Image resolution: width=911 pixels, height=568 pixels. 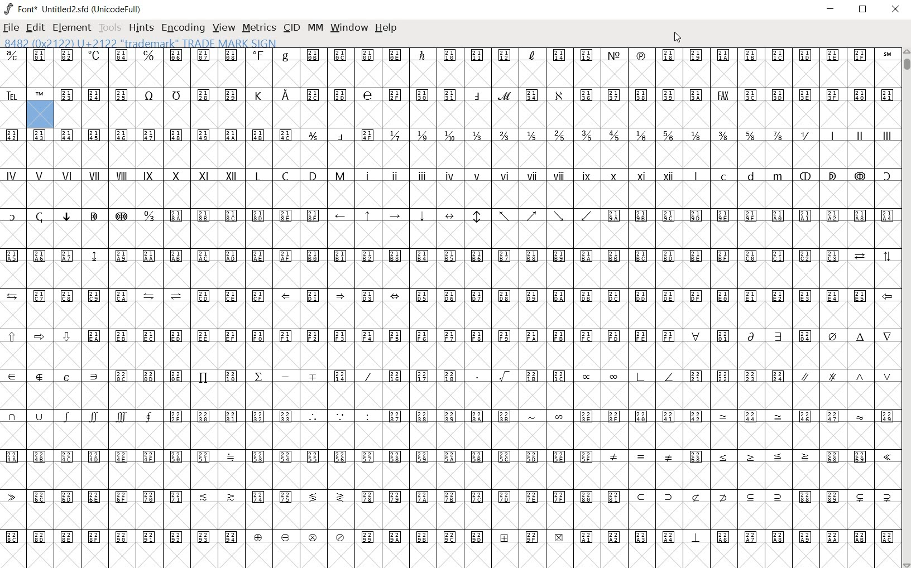 I want to click on SCROLLBAR, so click(x=905, y=309).